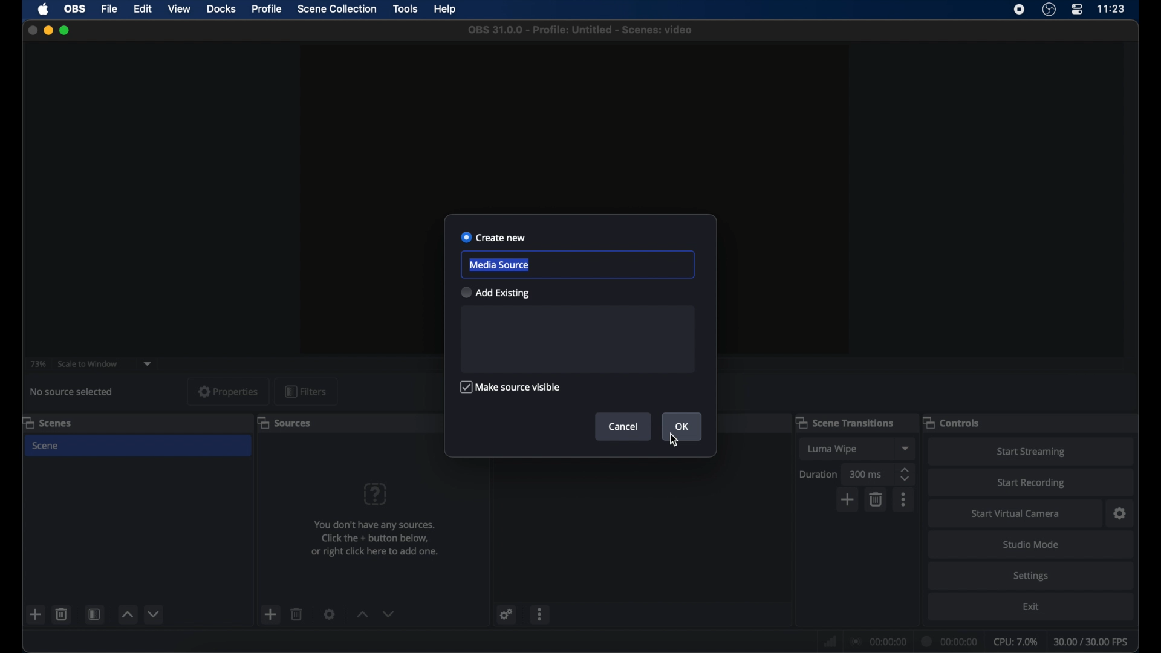 This screenshot has height=653, width=1161. I want to click on help, so click(446, 10).